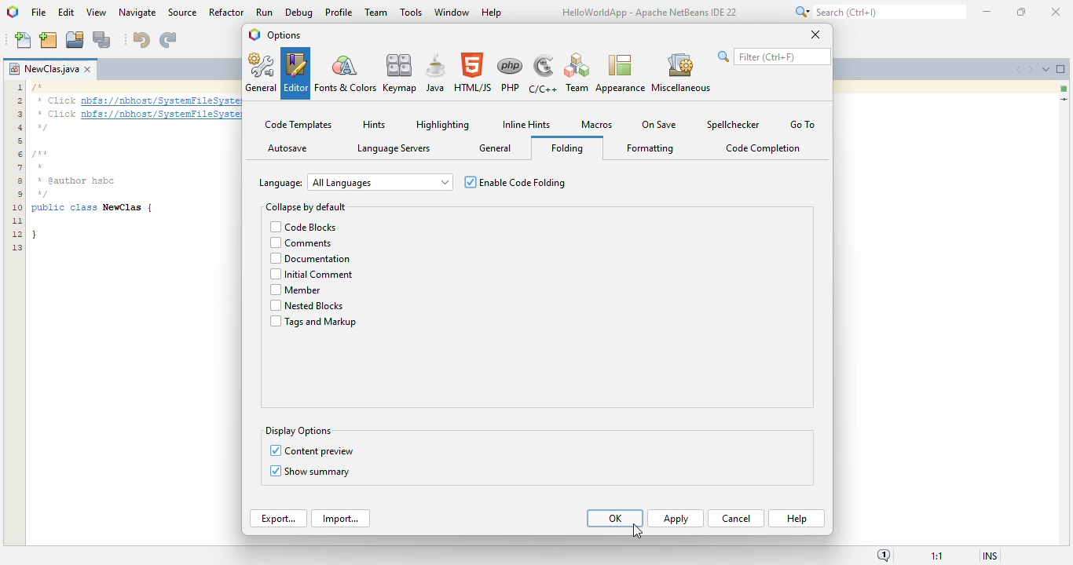 This screenshot has width=1073, height=565. I want to click on export, so click(279, 519).